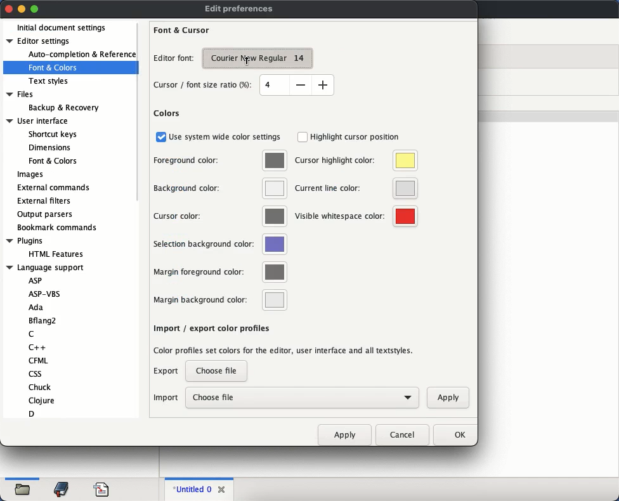 Image resolution: width=619 pixels, height=501 pixels. I want to click on c++, so click(39, 347).